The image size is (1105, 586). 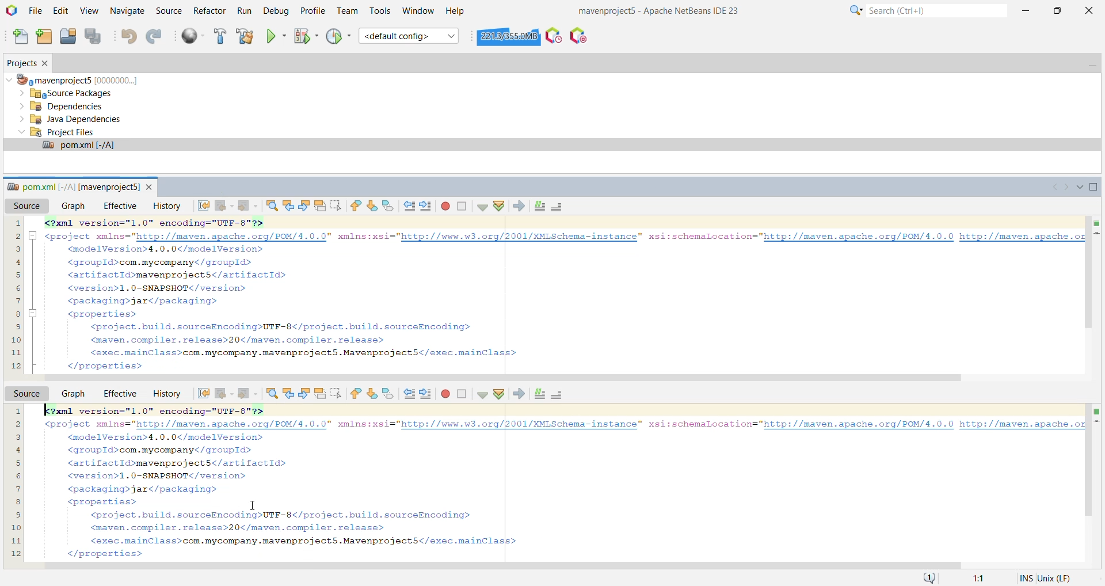 I want to click on Previous Bookmark, so click(x=355, y=395).